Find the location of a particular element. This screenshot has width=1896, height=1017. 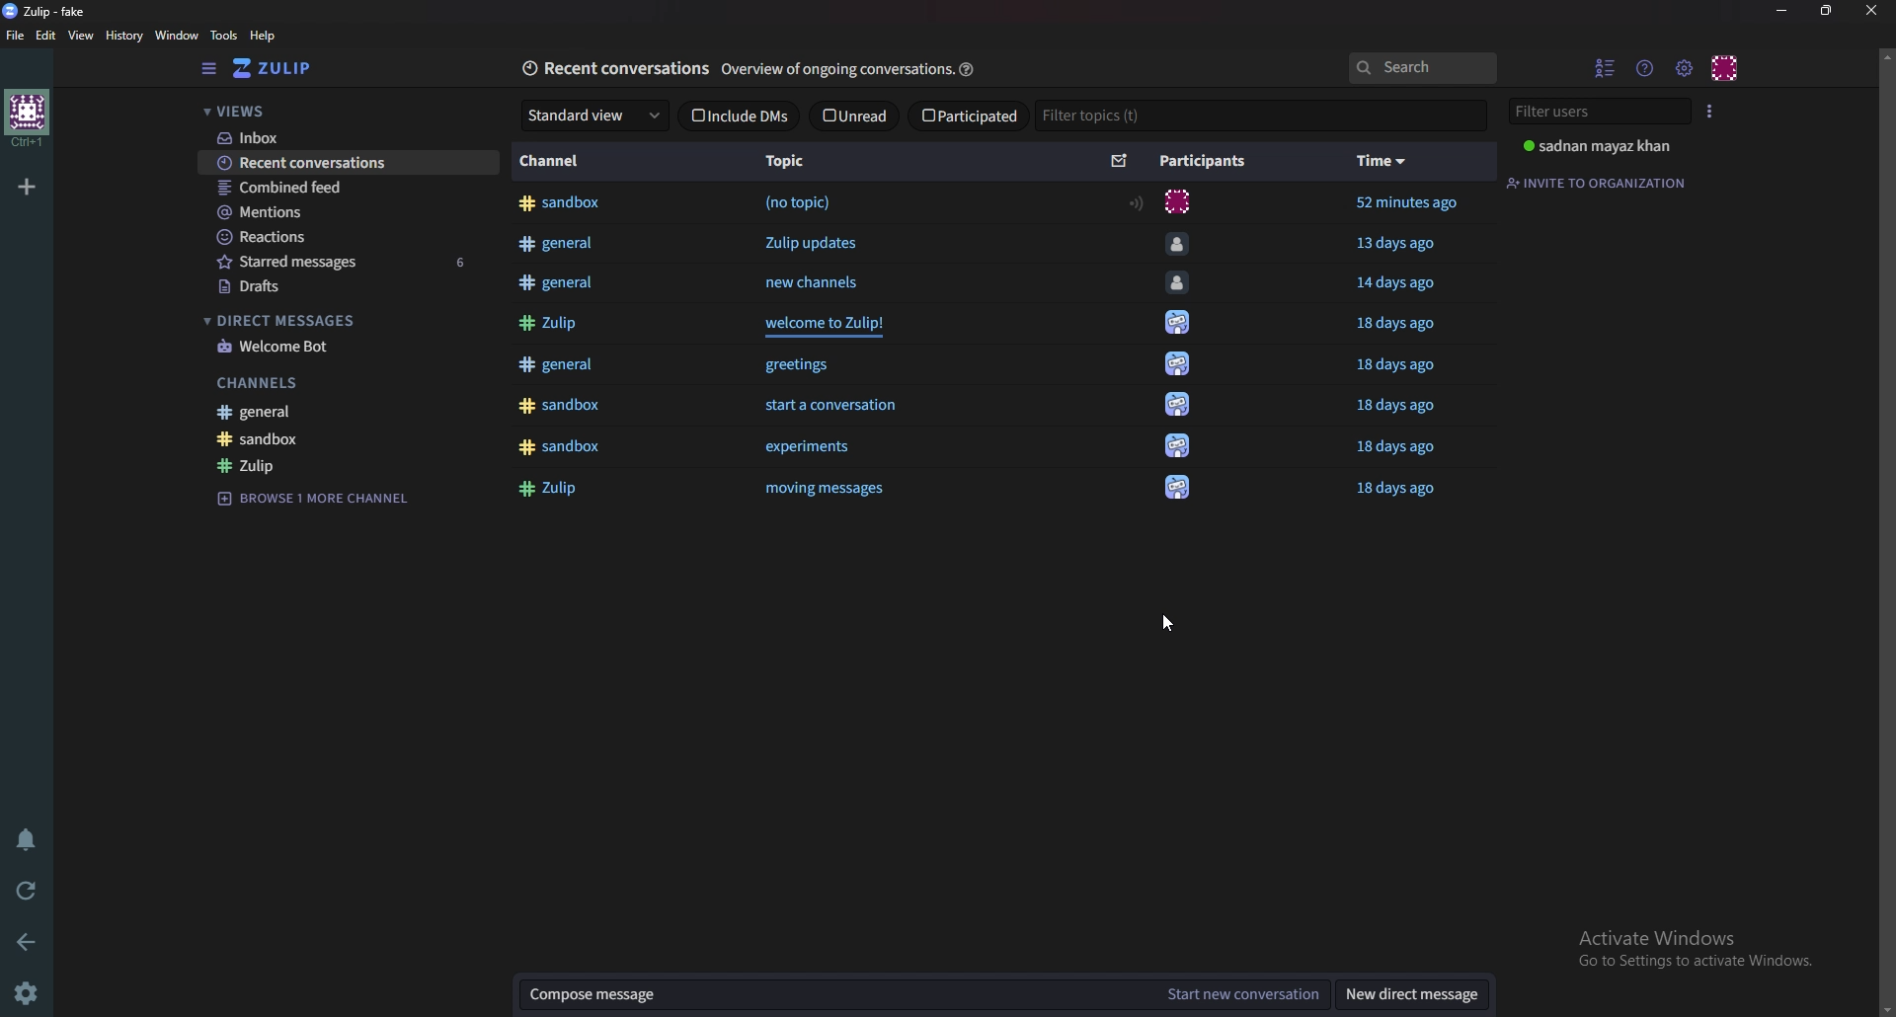

Back is located at coordinates (30, 942).